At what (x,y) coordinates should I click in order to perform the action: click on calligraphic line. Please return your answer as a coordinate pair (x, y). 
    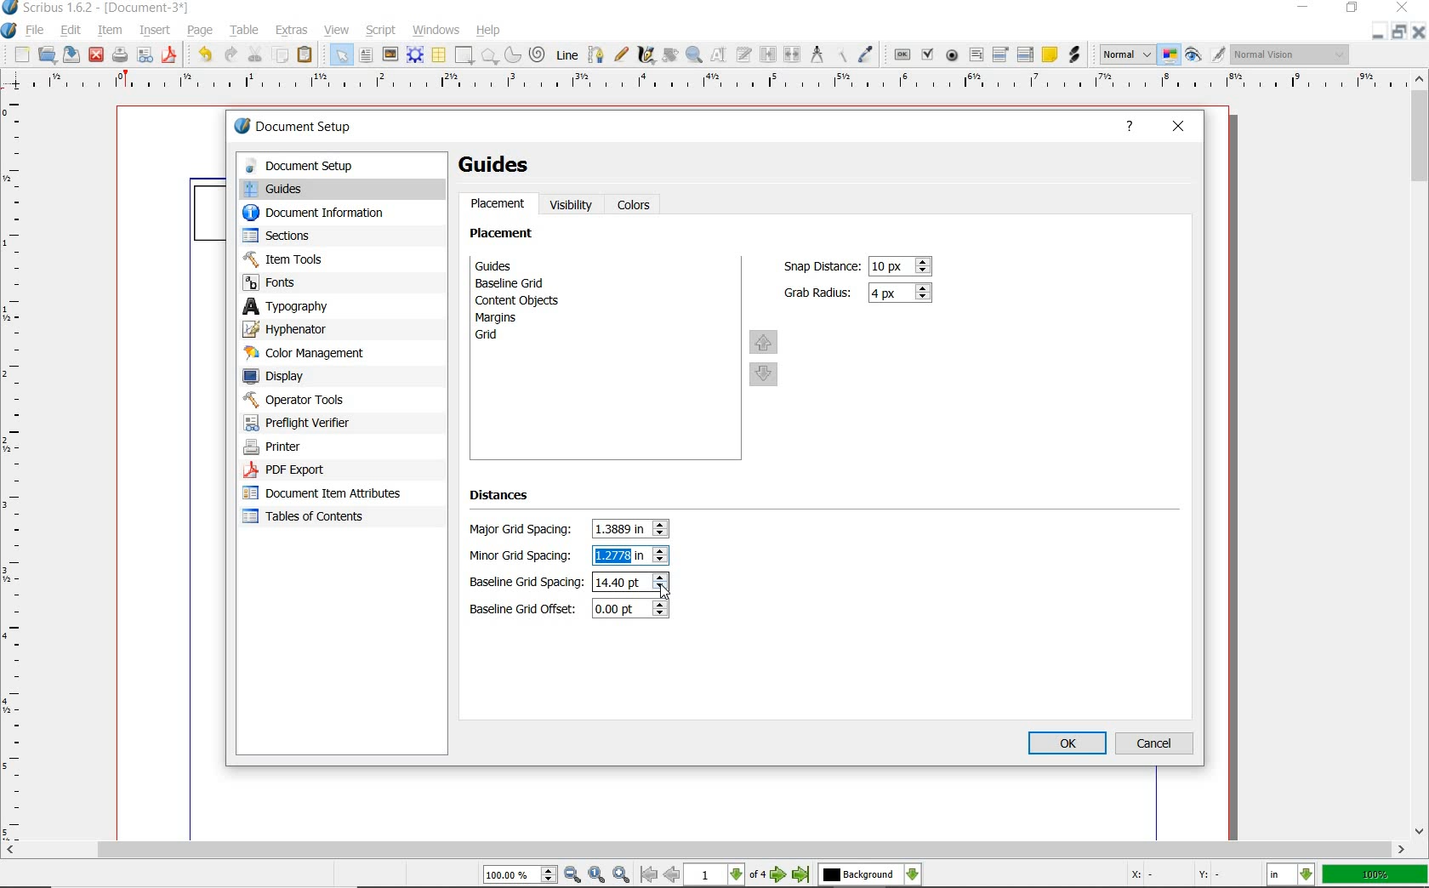
    Looking at the image, I should click on (648, 55).